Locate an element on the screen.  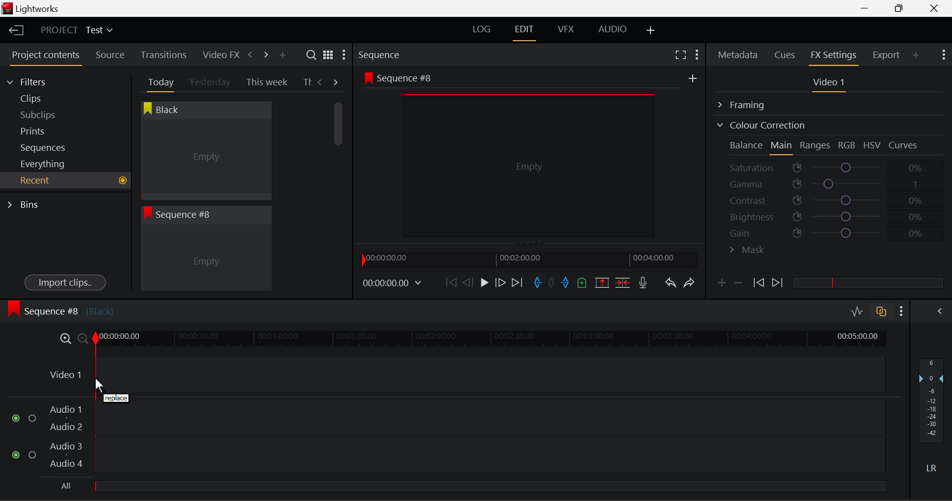
Close is located at coordinates (936, 8).